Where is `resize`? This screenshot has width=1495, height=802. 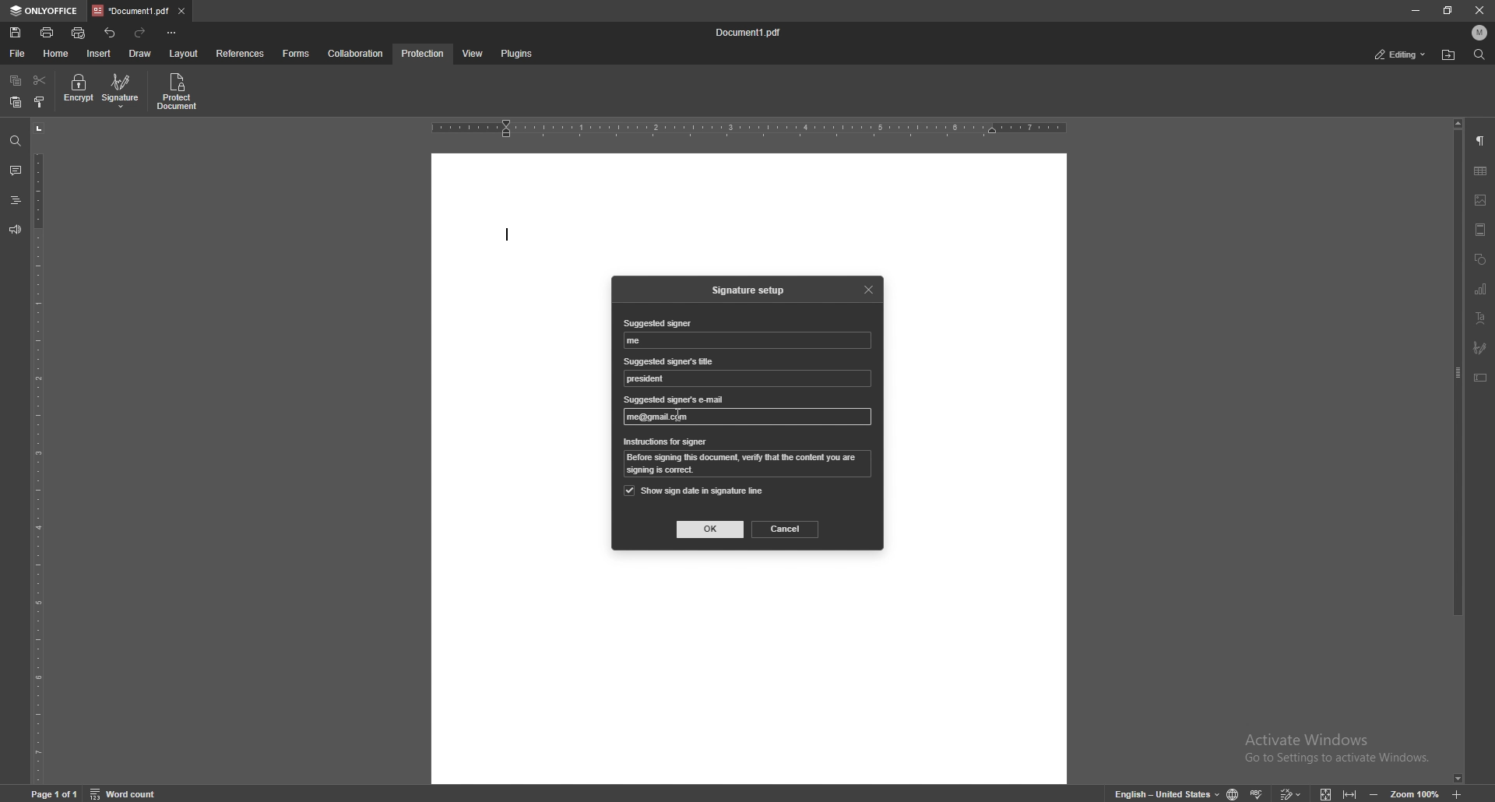 resize is located at coordinates (1449, 10).